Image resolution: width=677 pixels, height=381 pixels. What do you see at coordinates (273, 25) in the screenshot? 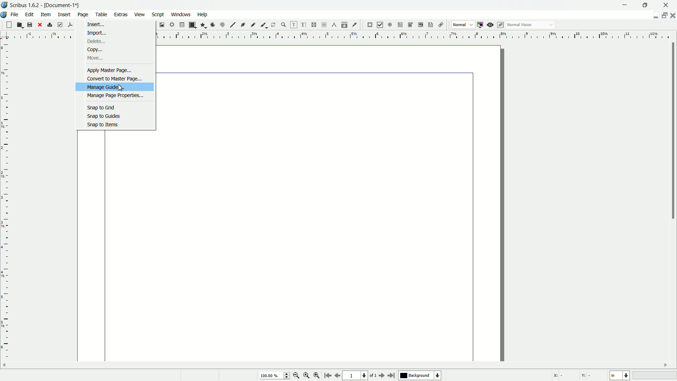
I see `rotate item` at bounding box center [273, 25].